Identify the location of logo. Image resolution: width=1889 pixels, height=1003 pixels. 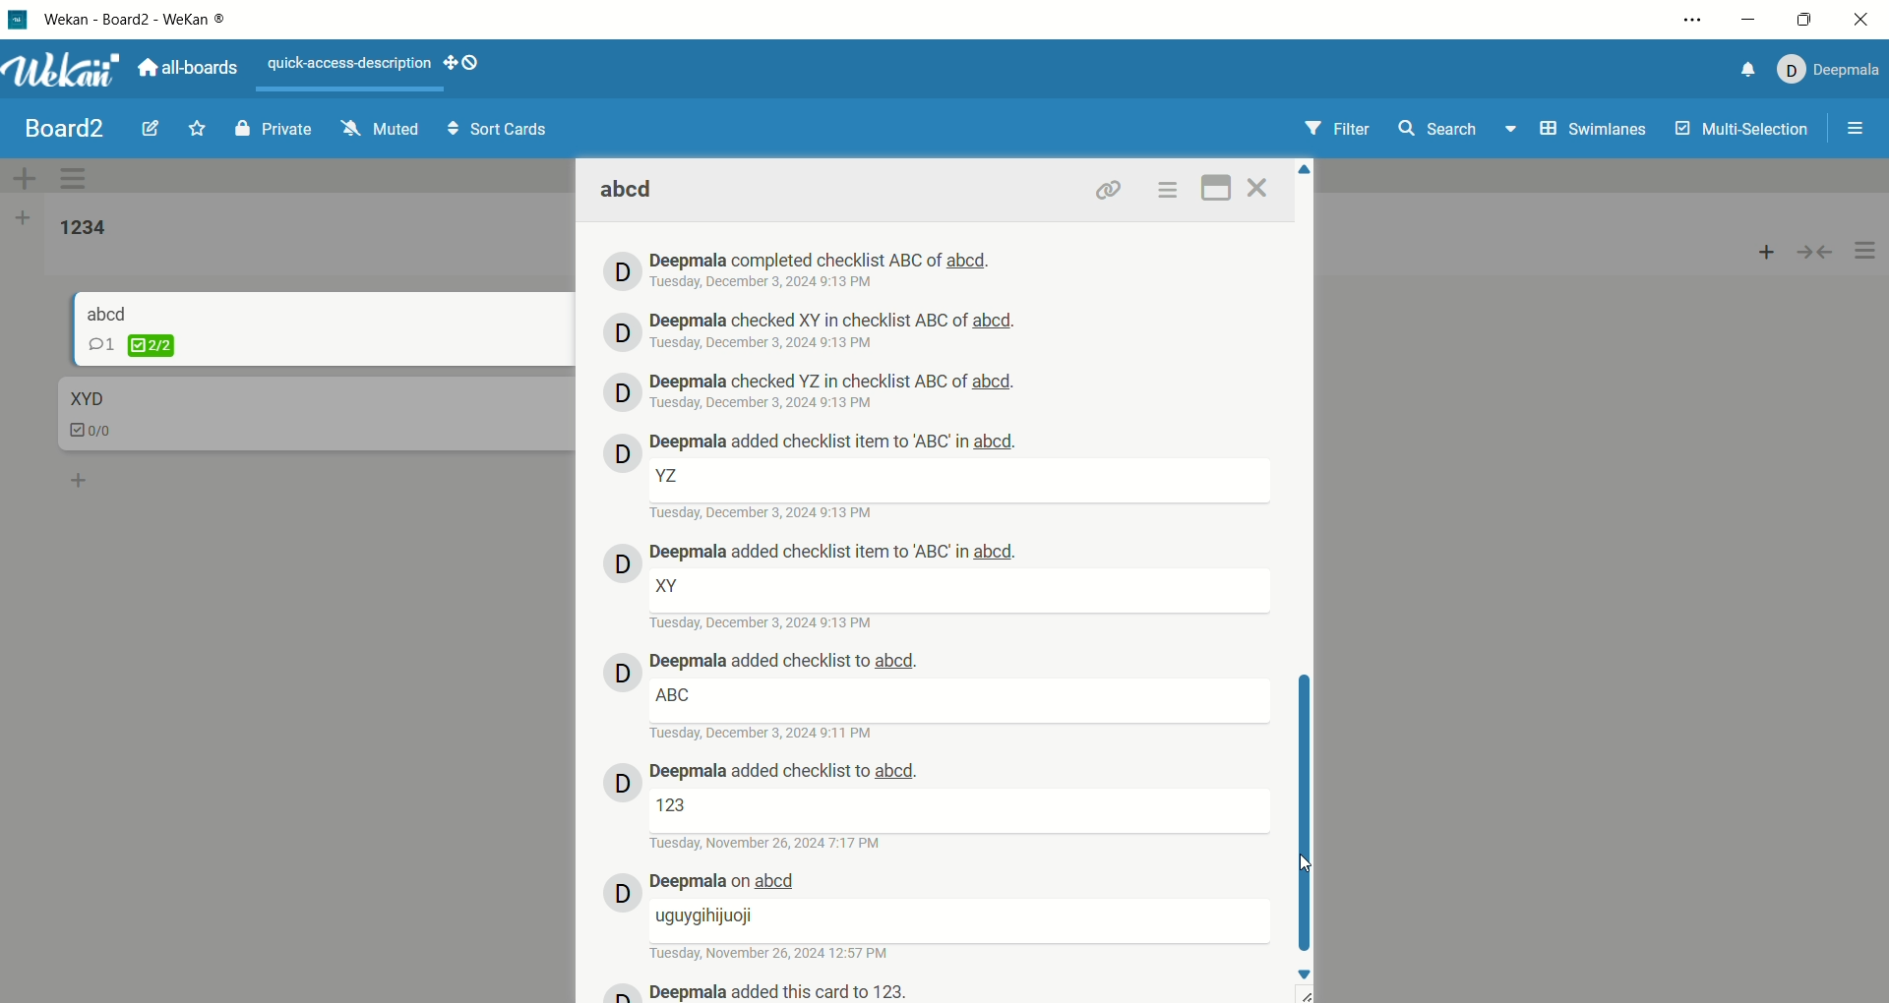
(19, 23).